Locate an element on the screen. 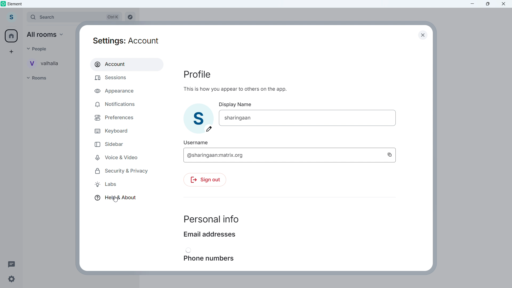 This screenshot has height=288, width=512. Personal room  is located at coordinates (47, 63).